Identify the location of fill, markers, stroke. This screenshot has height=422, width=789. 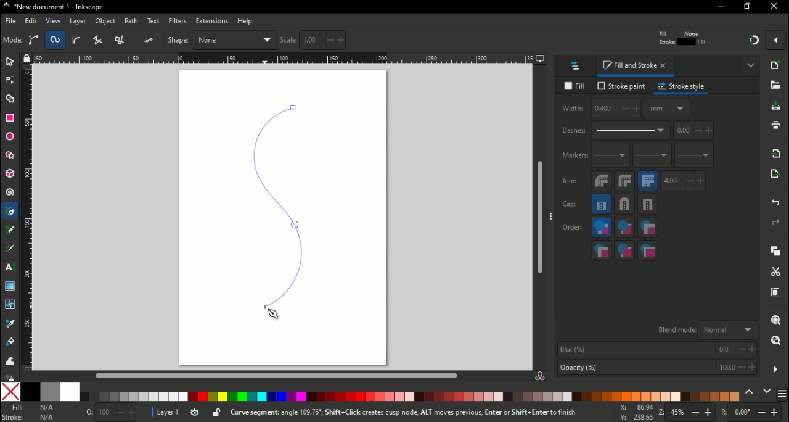
(648, 229).